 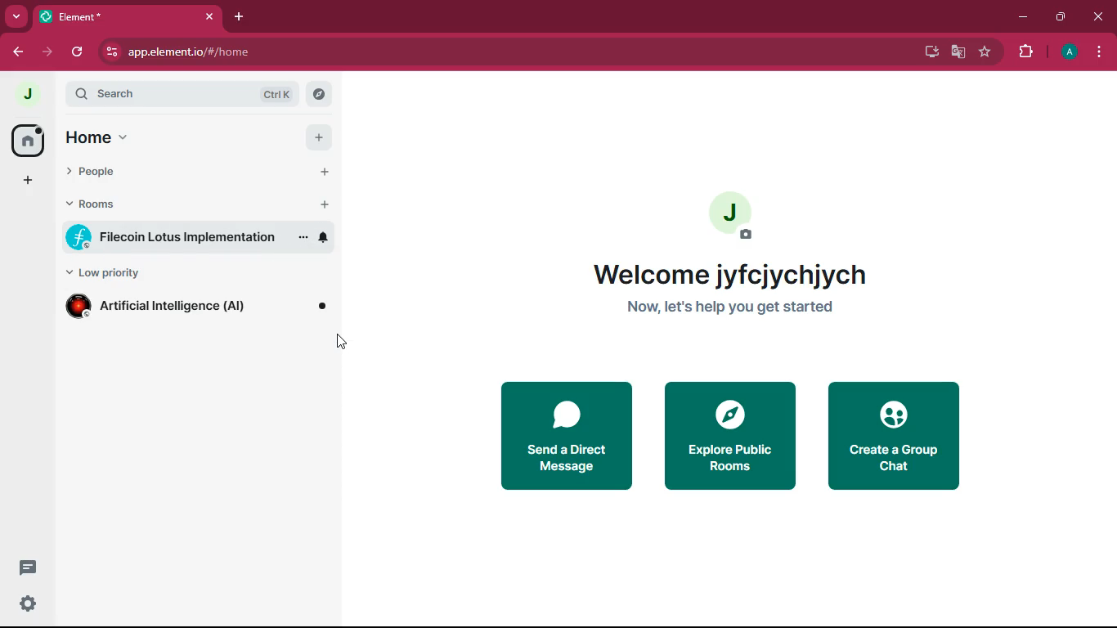 I want to click on add rooms, so click(x=327, y=204).